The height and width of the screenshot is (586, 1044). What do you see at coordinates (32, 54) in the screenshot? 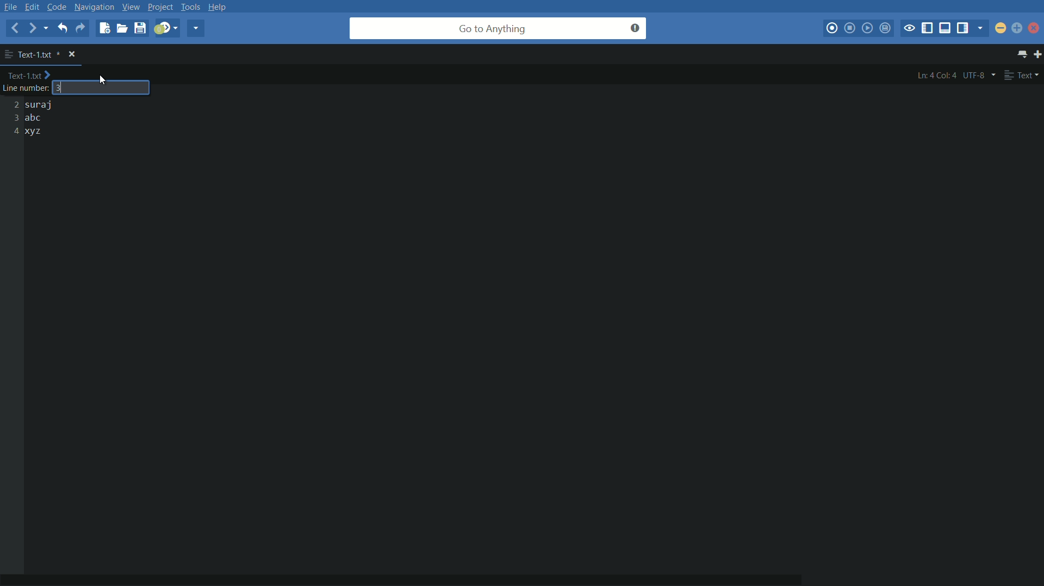
I see `file name` at bounding box center [32, 54].